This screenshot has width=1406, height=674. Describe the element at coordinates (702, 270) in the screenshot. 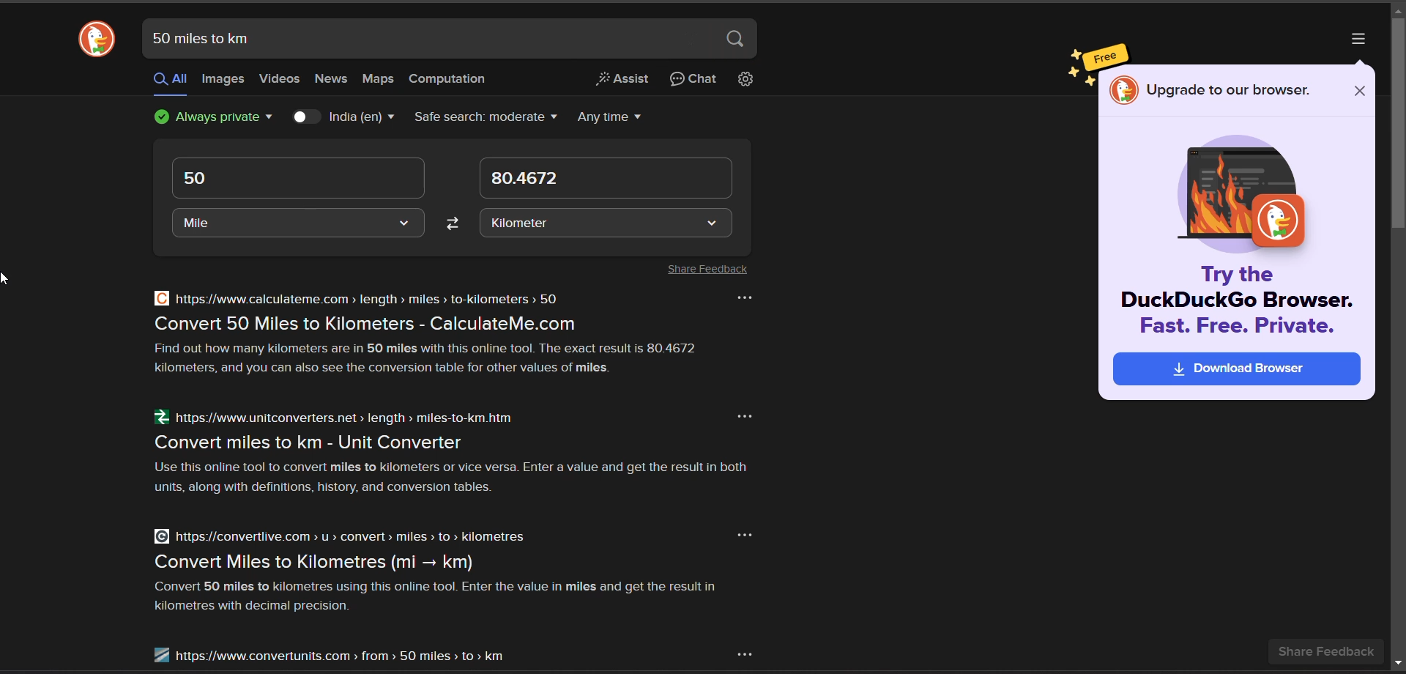

I see `Share Feedback` at that location.